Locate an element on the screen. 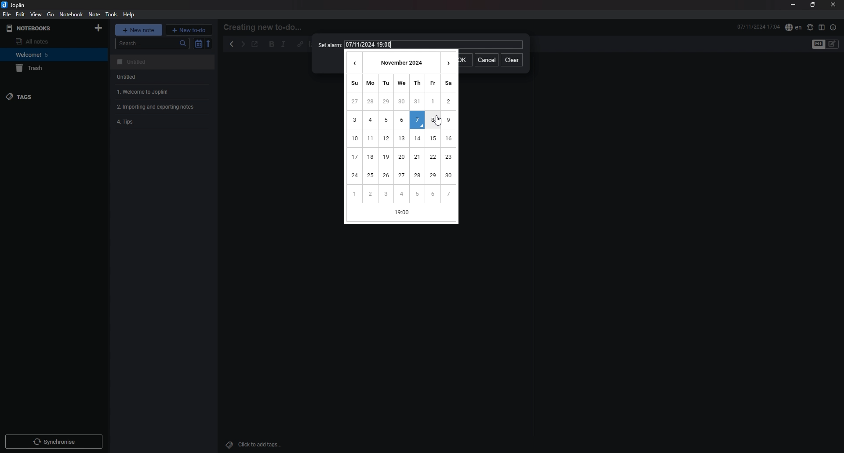 The height and width of the screenshot is (453, 844). italic is located at coordinates (284, 44).